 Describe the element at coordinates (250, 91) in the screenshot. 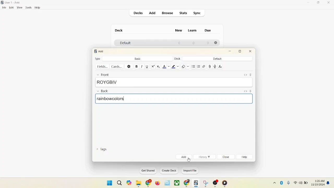

I see `sticky` at that location.